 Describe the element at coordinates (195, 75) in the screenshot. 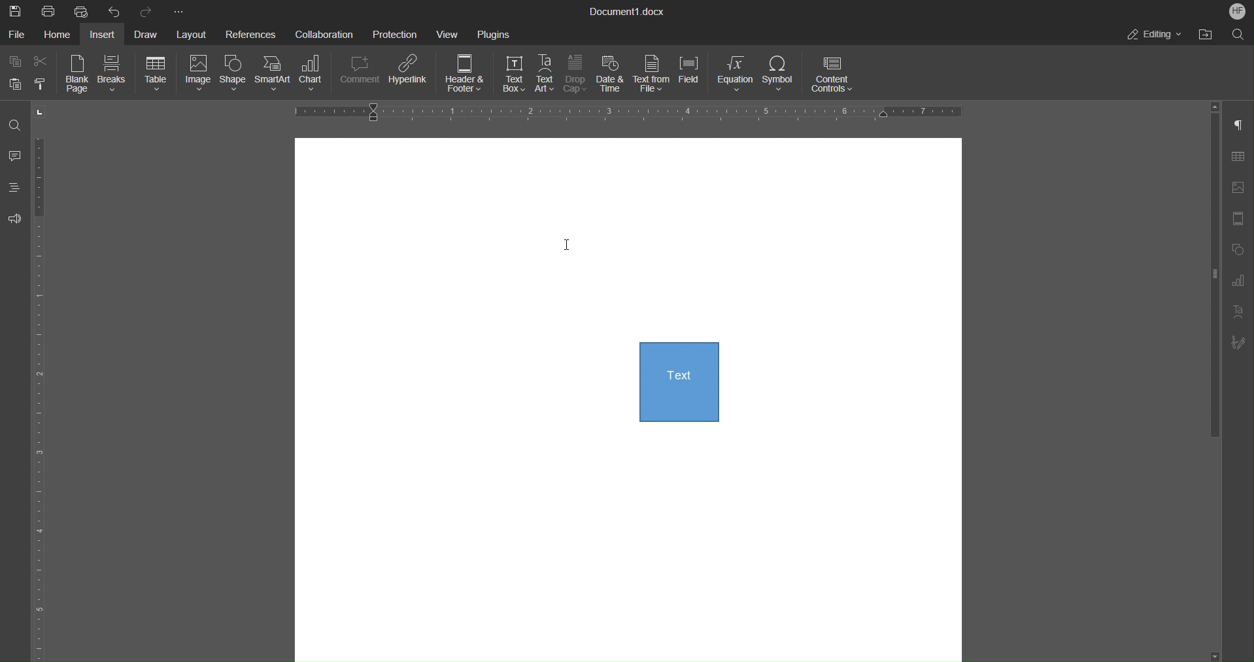

I see `Image` at that location.